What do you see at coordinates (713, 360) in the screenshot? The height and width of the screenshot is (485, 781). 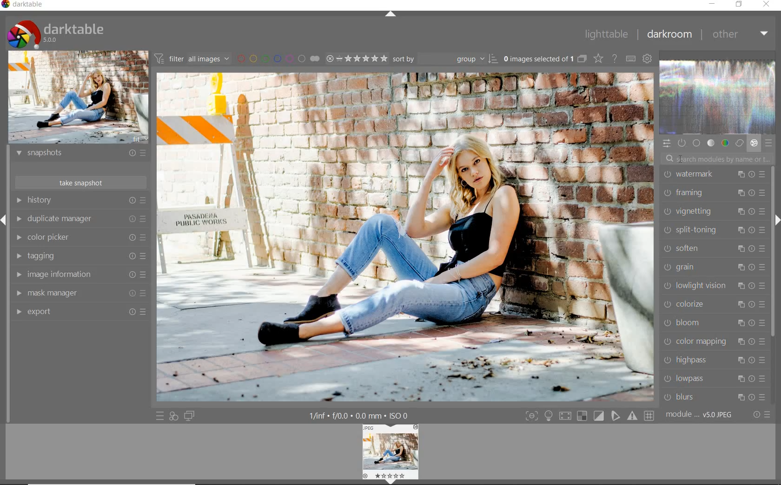 I see `highpass` at bounding box center [713, 360].